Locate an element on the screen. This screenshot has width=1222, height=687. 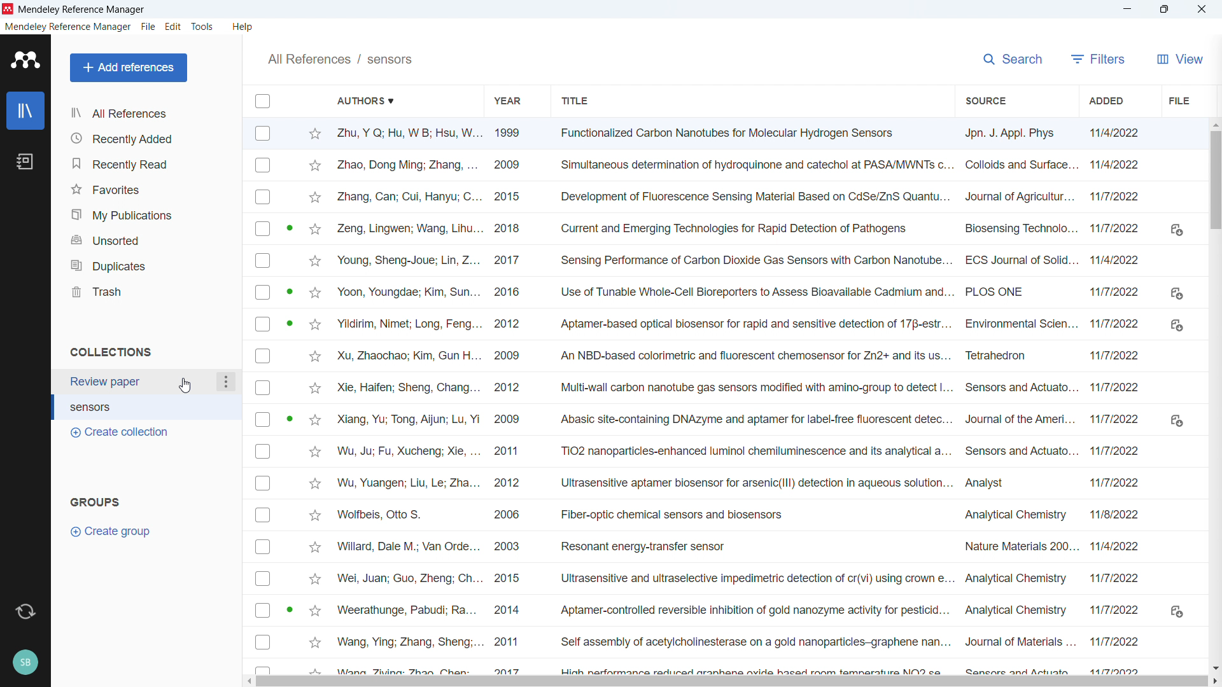
Collection 2  is located at coordinates (148, 406).